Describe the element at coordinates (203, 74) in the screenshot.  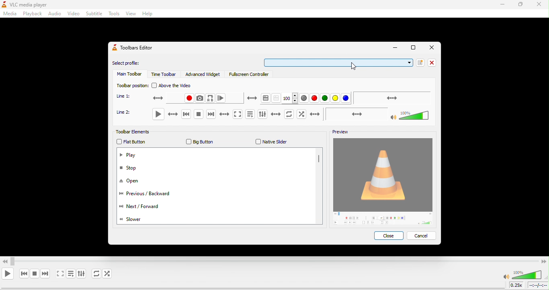
I see `advanced wdget` at that location.